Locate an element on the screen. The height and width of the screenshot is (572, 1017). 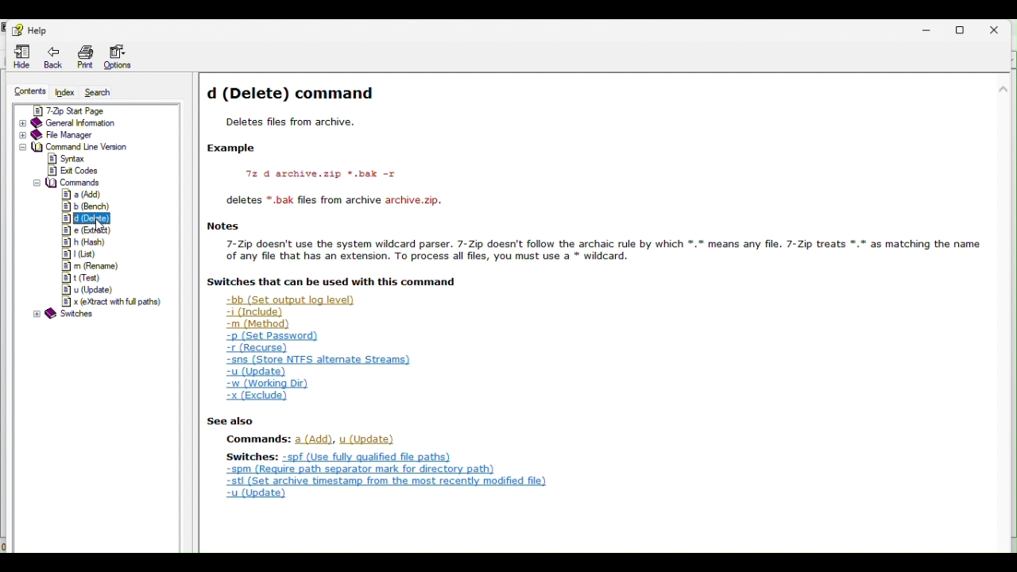
General information is located at coordinates (79, 123).